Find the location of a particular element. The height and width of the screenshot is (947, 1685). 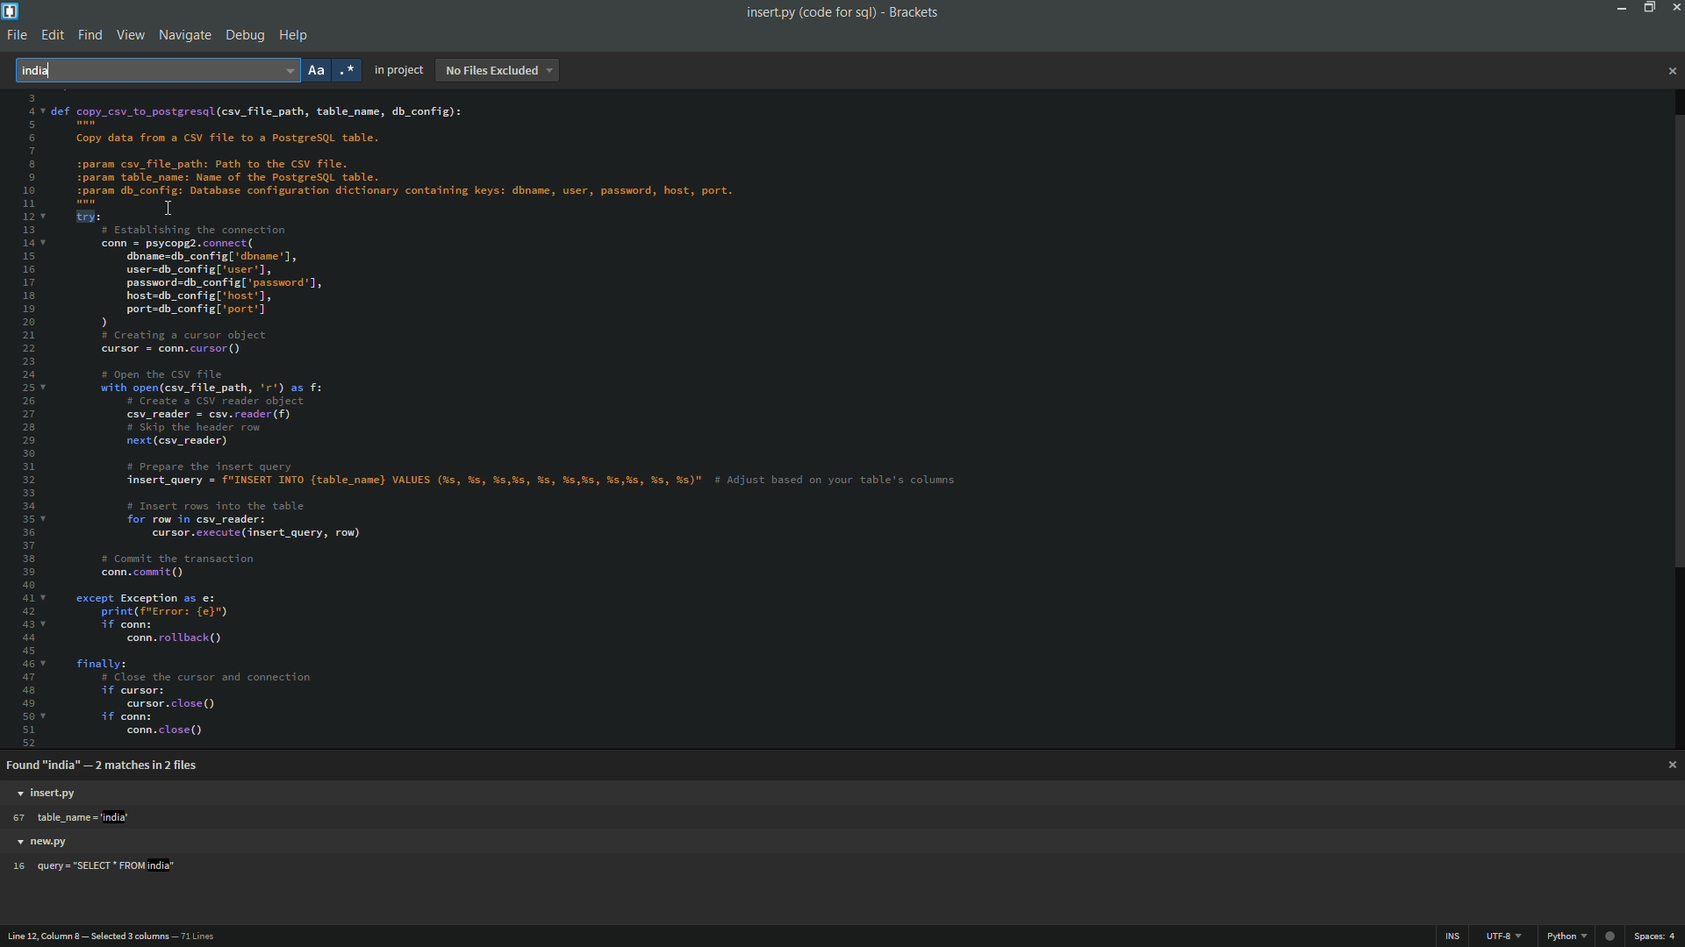

file format is located at coordinates (1570, 937).